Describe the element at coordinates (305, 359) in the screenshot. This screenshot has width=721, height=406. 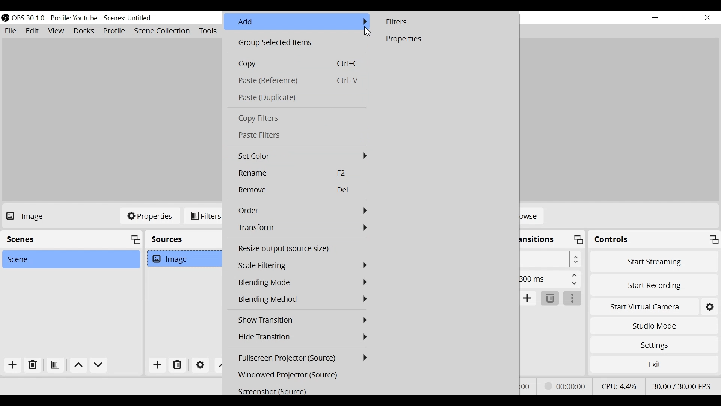
I see `Fullscreen Projector (Source)` at that location.